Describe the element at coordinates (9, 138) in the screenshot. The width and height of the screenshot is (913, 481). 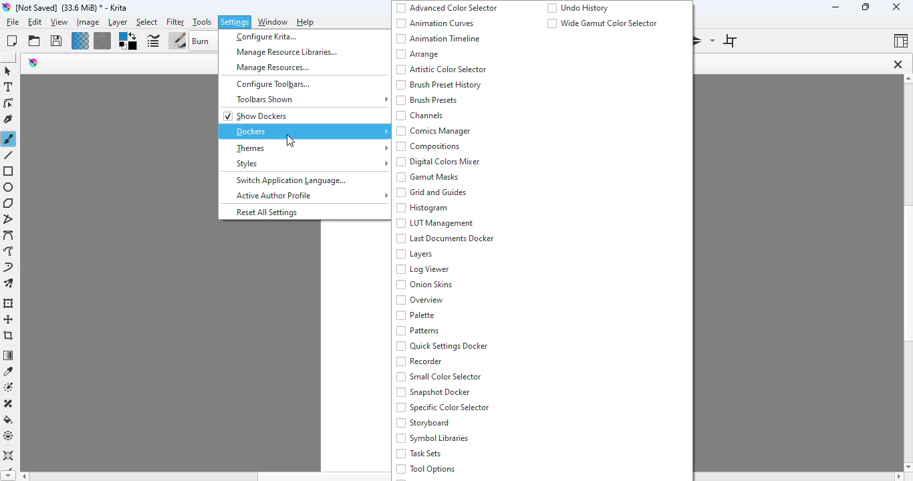
I see `freehand brush tool` at that location.